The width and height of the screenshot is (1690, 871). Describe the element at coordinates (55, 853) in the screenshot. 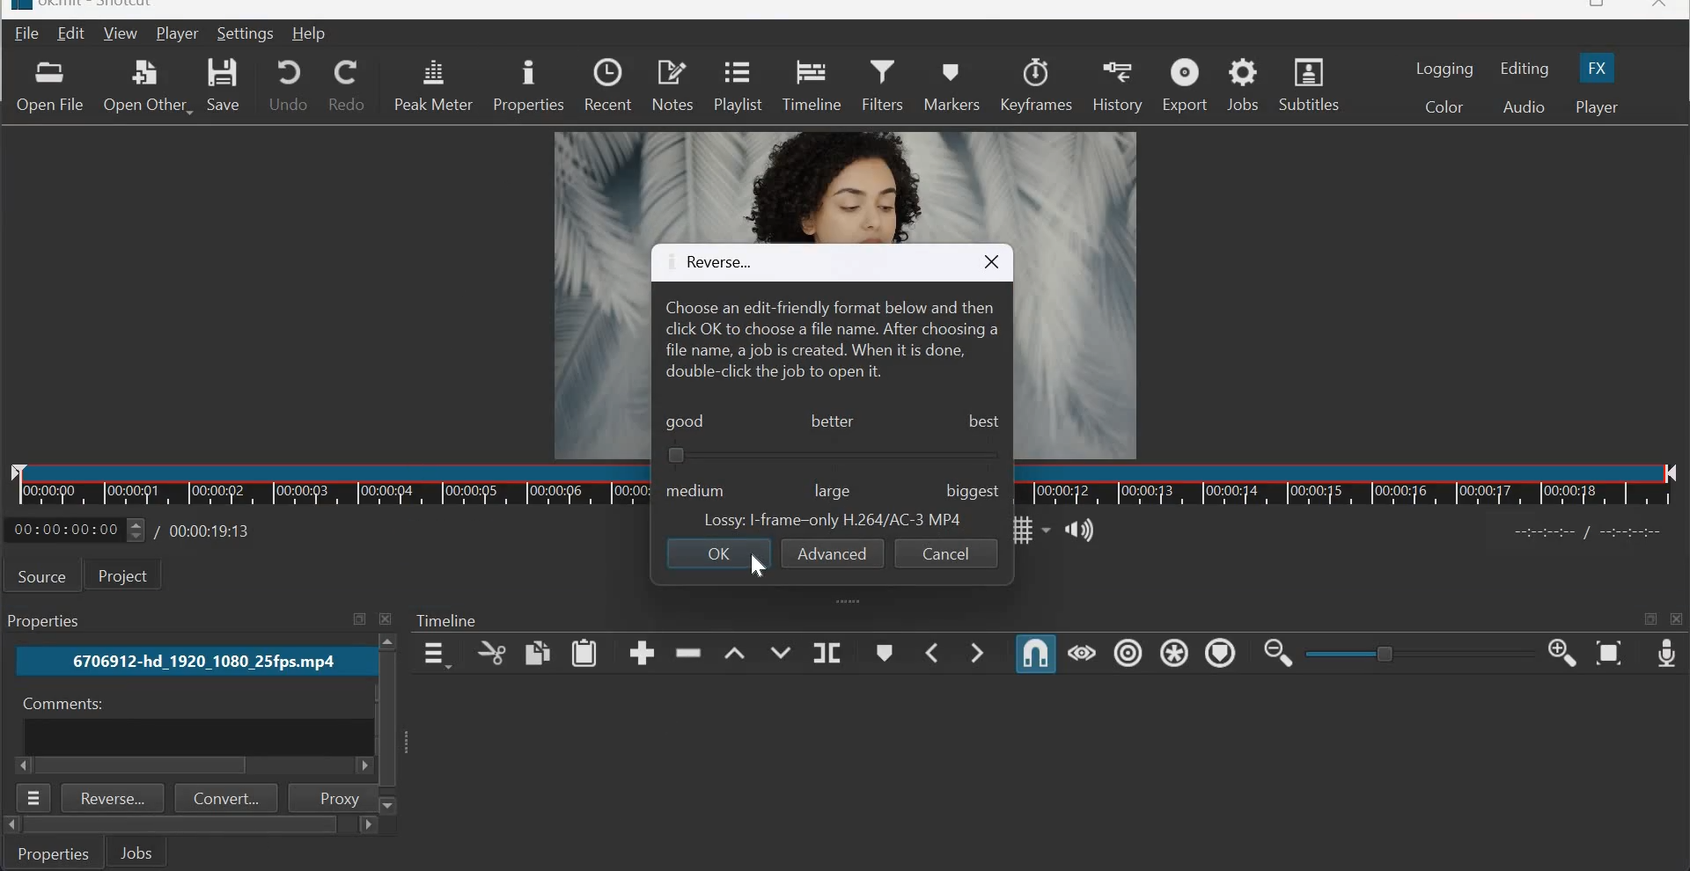

I see `Properties` at that location.